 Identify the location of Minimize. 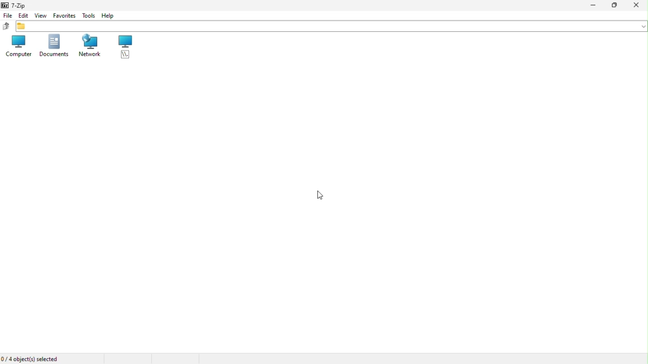
(592, 6).